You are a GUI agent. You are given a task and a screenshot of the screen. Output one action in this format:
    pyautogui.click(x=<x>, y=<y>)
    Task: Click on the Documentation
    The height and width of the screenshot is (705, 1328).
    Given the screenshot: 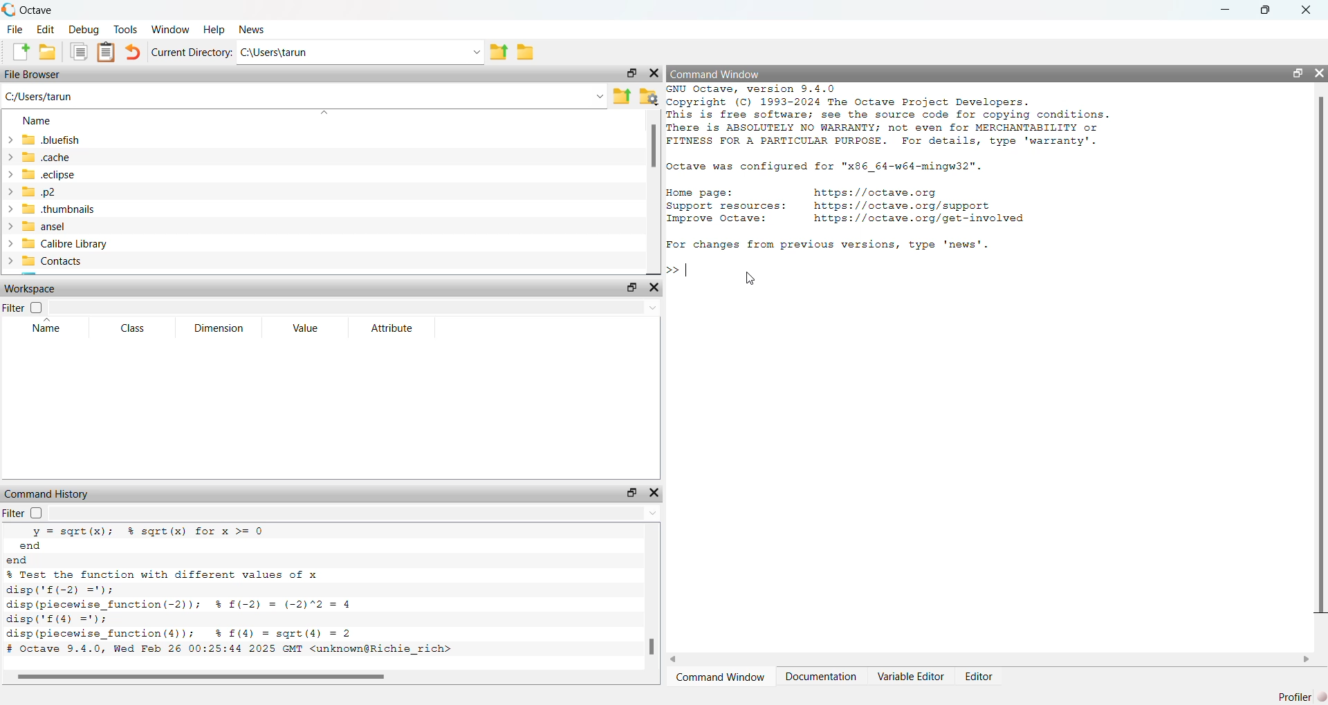 What is the action you would take?
    pyautogui.click(x=823, y=675)
    